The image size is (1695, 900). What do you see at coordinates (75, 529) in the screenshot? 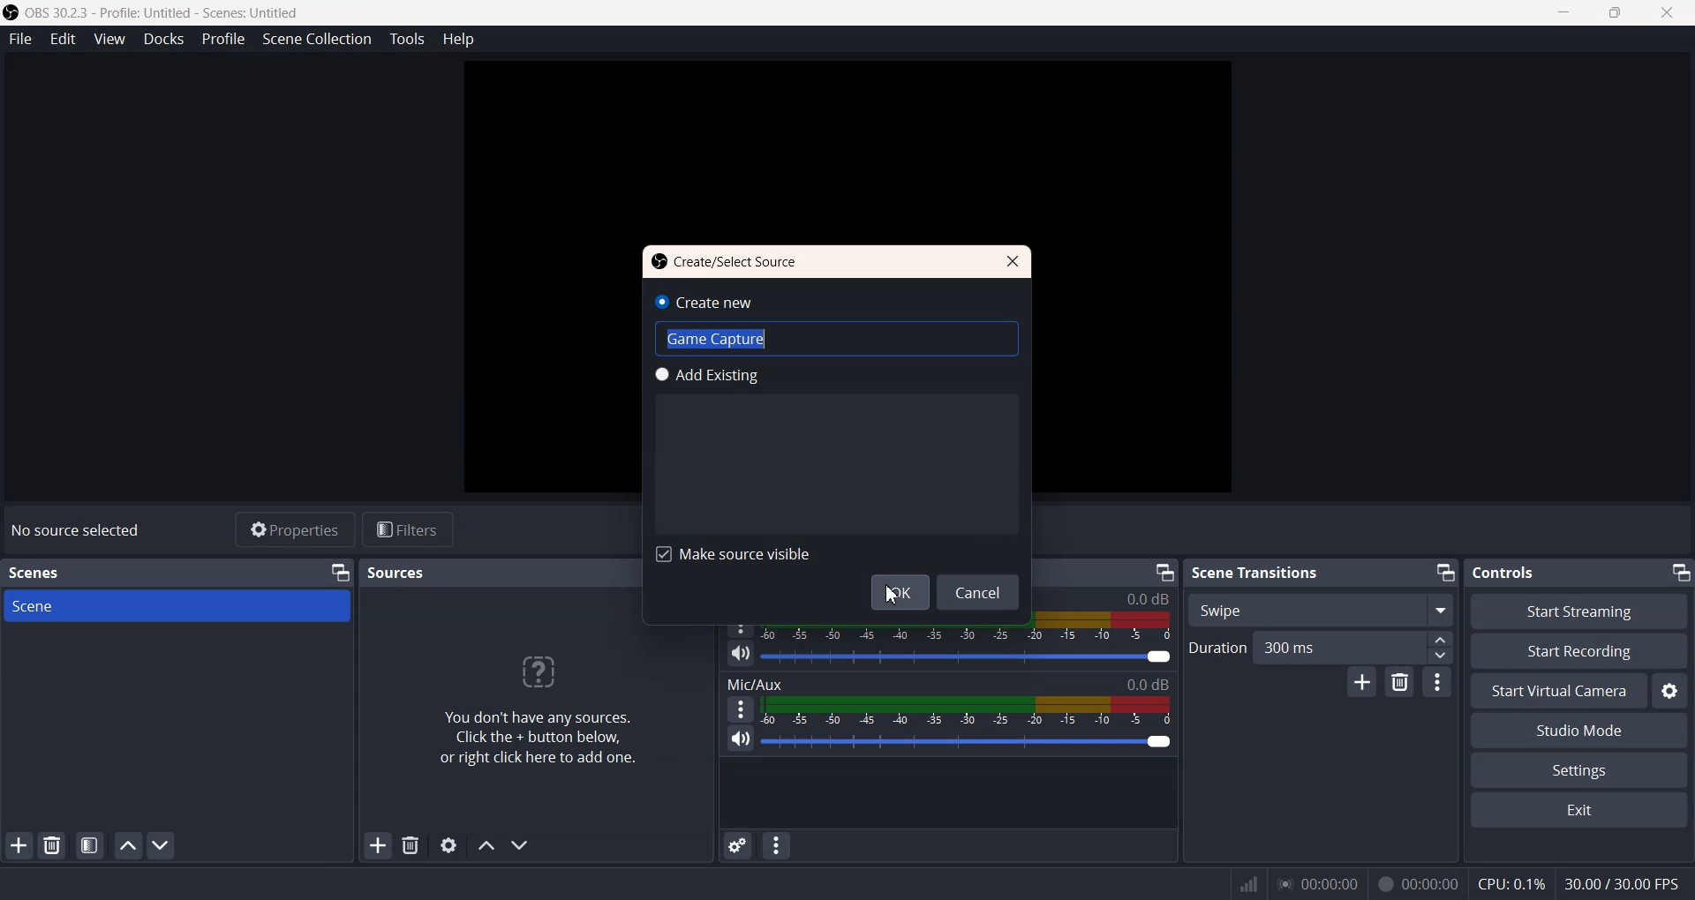
I see `Text` at bounding box center [75, 529].